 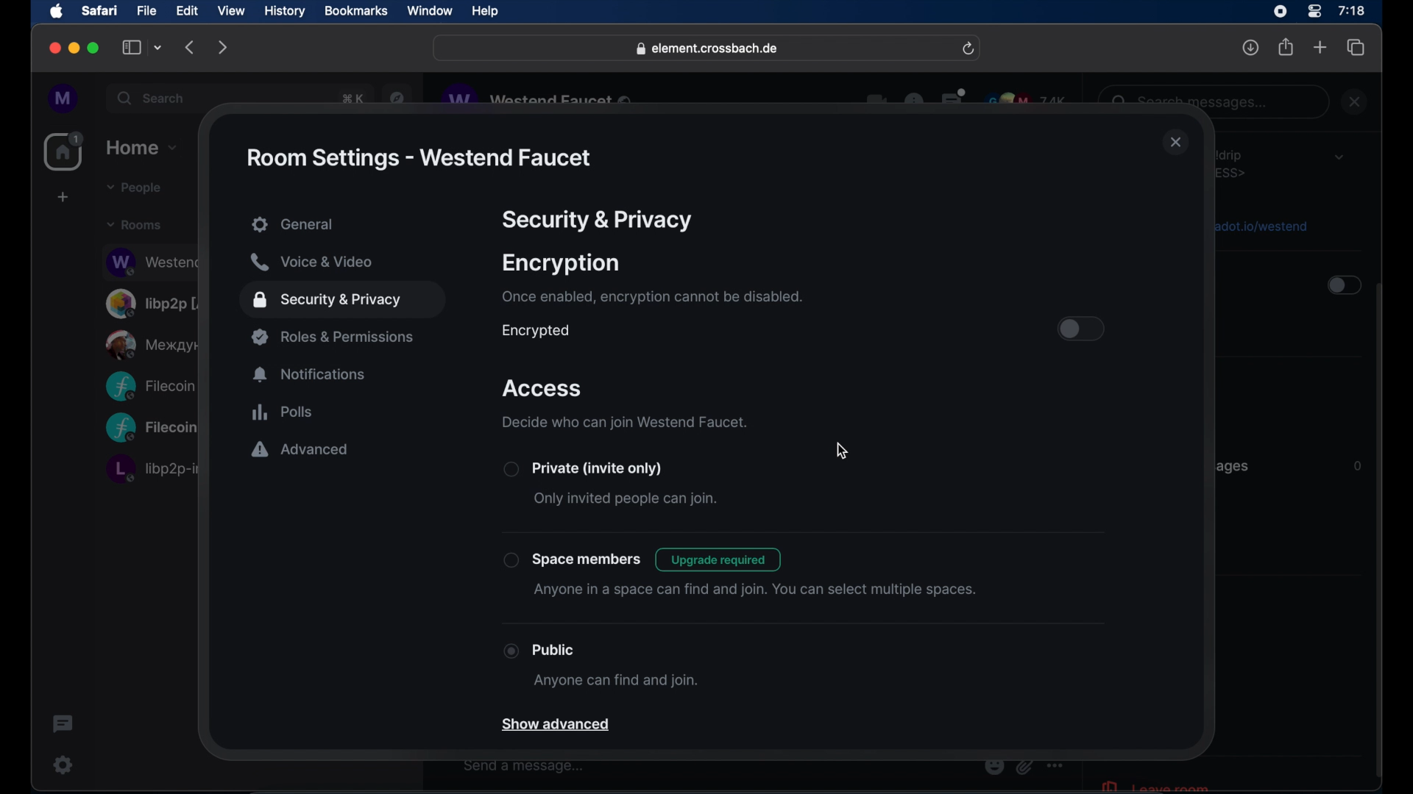 I want to click on obscure icon, so click(x=1024, y=766).